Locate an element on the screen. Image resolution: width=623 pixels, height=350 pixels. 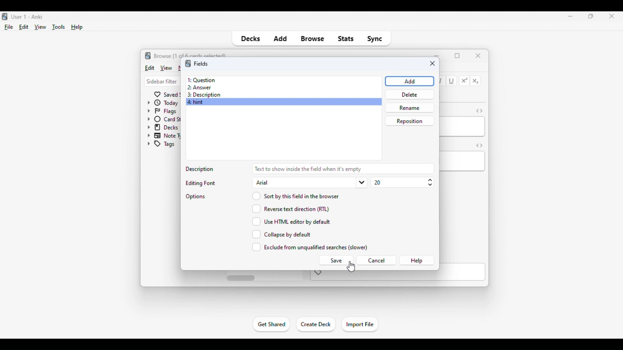
minimize is located at coordinates (437, 55).